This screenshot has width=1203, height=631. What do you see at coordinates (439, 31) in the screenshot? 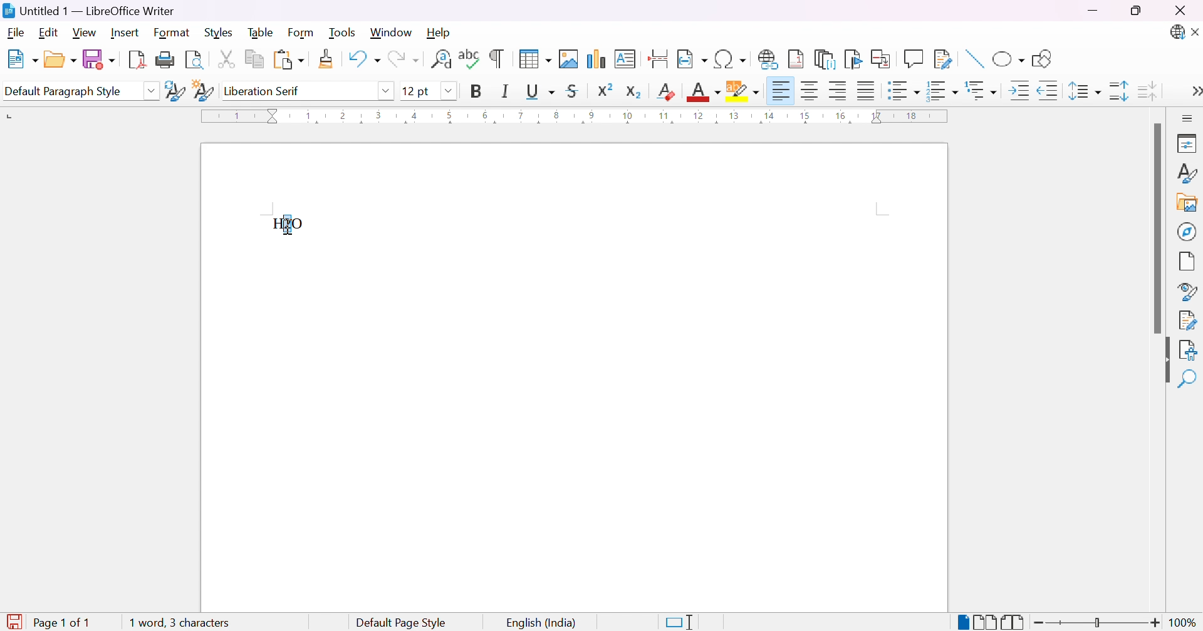
I see `Help` at bounding box center [439, 31].